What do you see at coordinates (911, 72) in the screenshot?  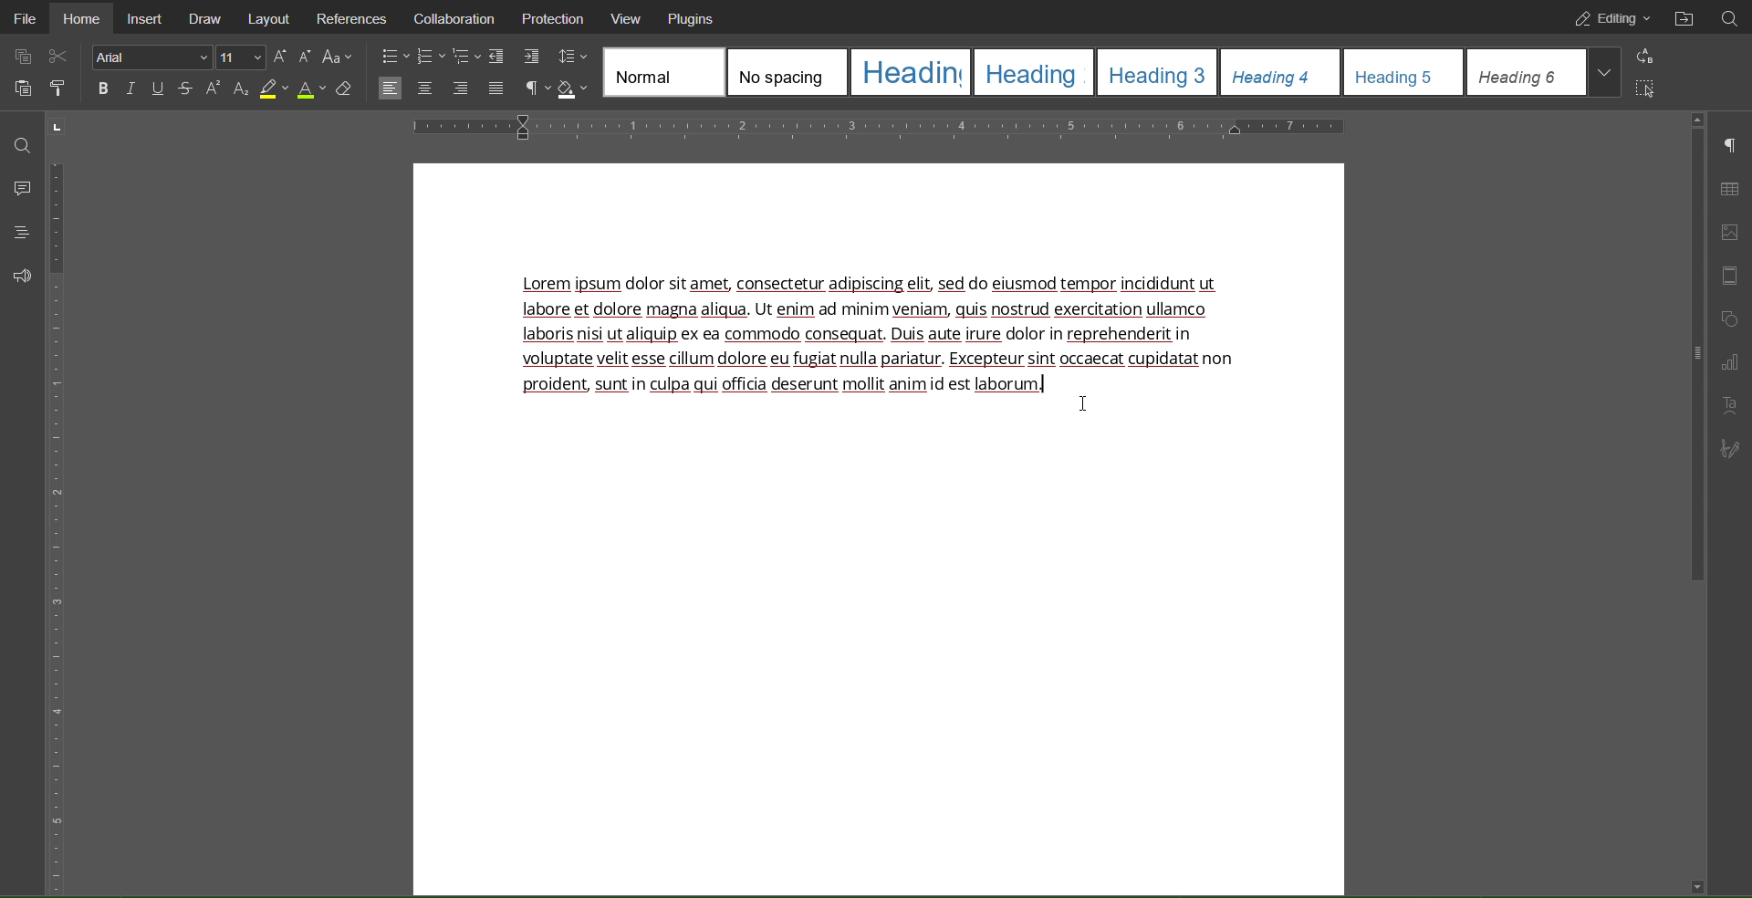 I see `heading` at bounding box center [911, 72].